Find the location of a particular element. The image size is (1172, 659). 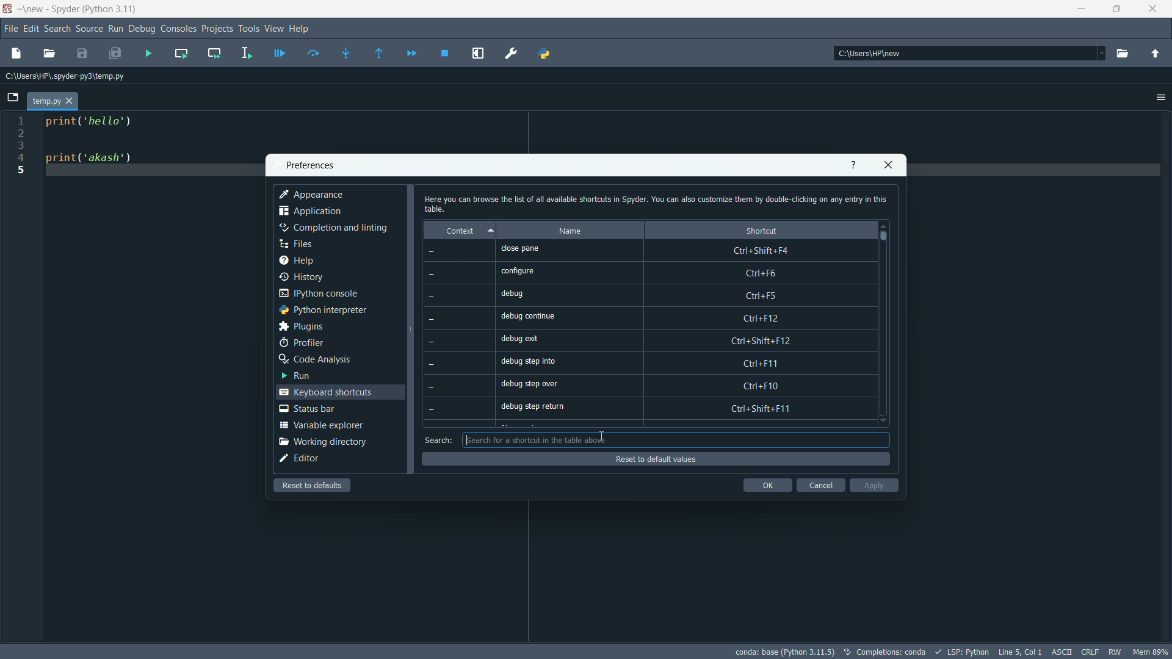

-, debug step into, ctrl+f11 is located at coordinates (646, 364).